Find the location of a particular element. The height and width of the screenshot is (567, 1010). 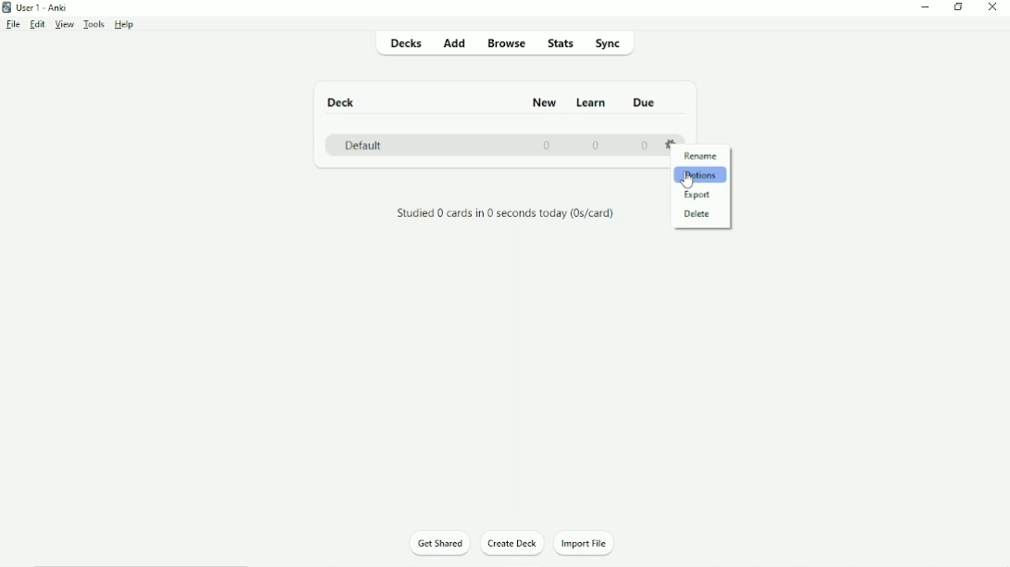

Get Shared is located at coordinates (440, 544).